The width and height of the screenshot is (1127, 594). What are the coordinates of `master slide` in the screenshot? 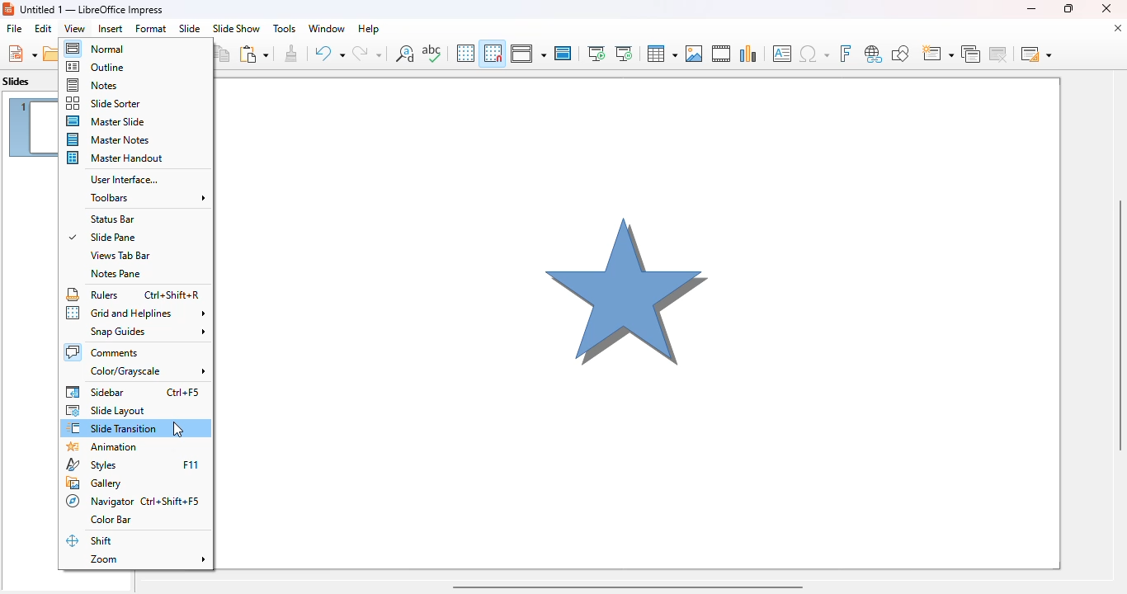 It's located at (563, 53).